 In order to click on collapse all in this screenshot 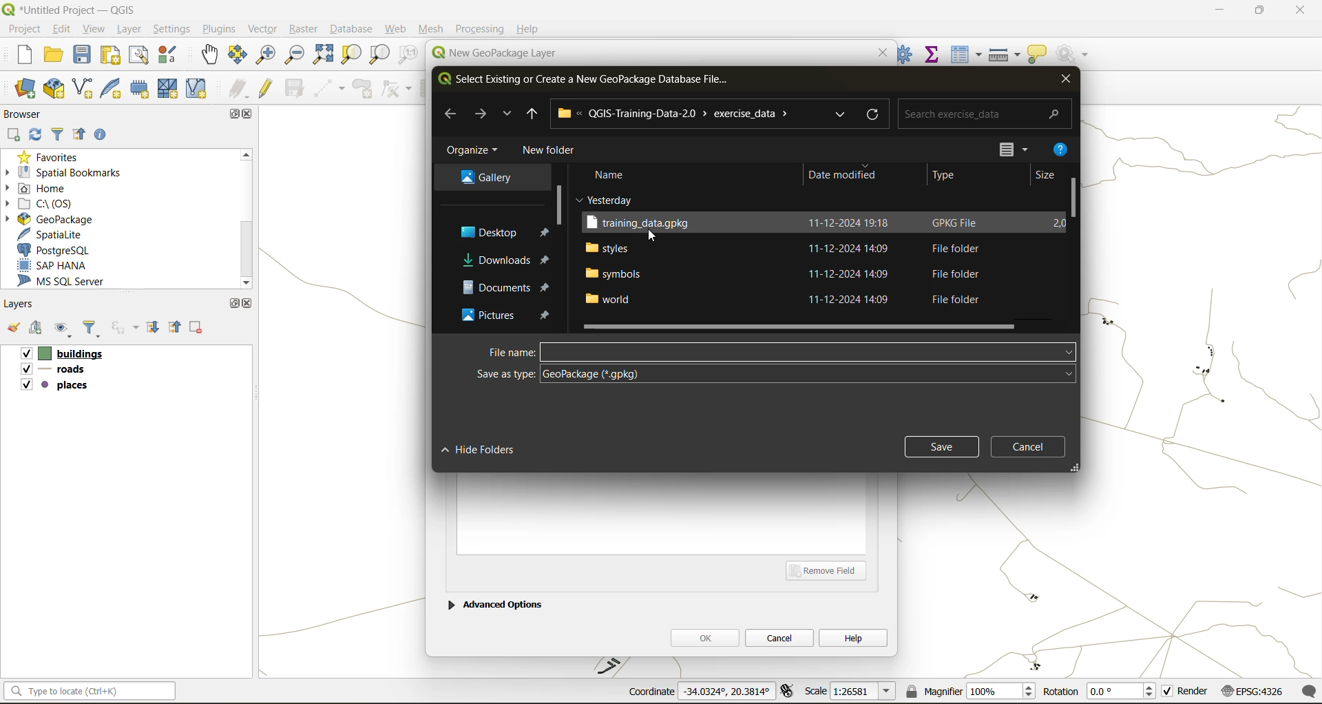, I will do `click(83, 135)`.